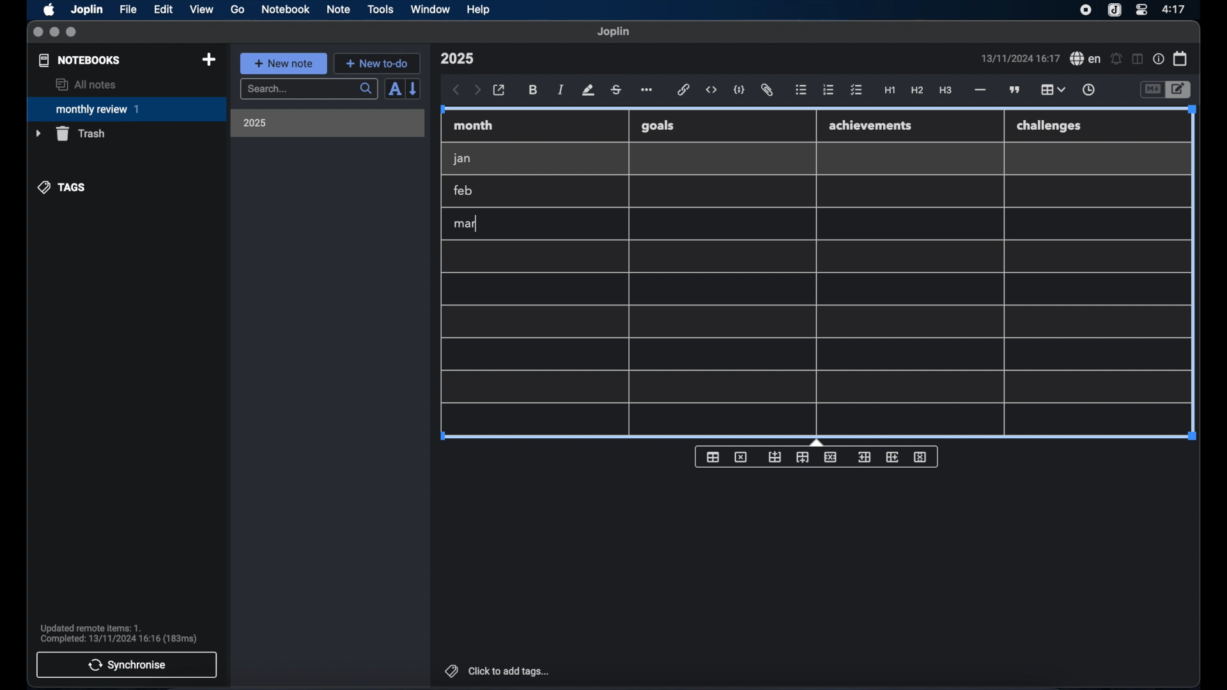  What do you see at coordinates (80, 60) in the screenshot?
I see `notebooks` at bounding box center [80, 60].